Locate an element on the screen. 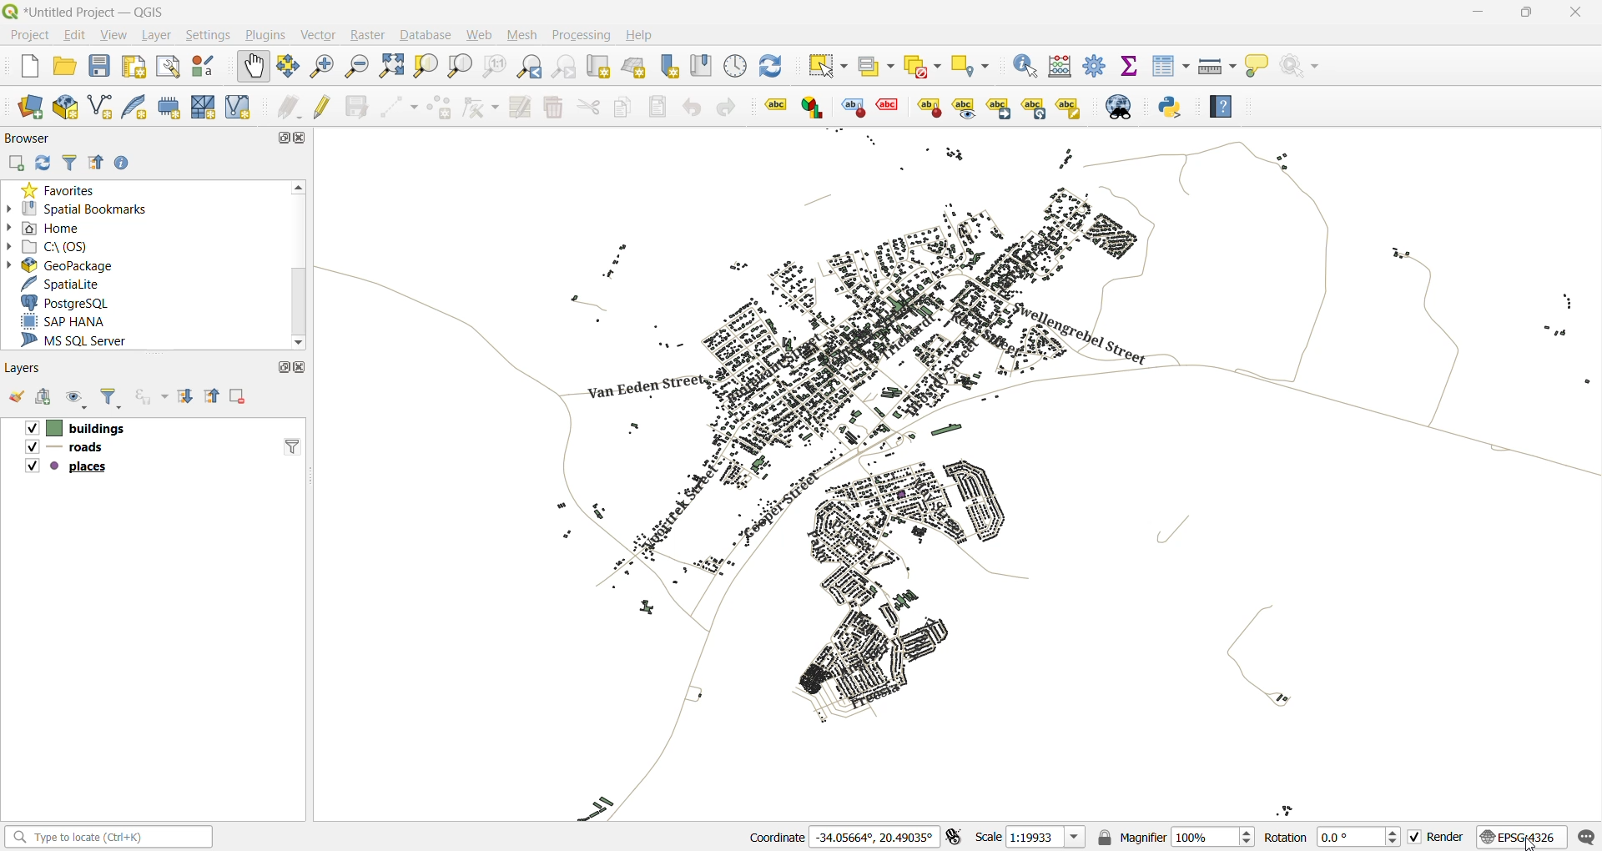  show/hide labels and diagrams is located at coordinates (965, 107).